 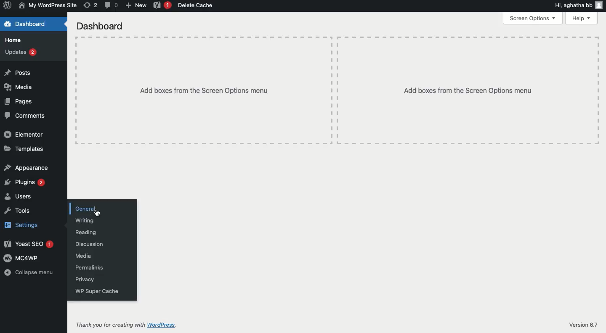 I want to click on Collapse menu, so click(x=29, y=272).